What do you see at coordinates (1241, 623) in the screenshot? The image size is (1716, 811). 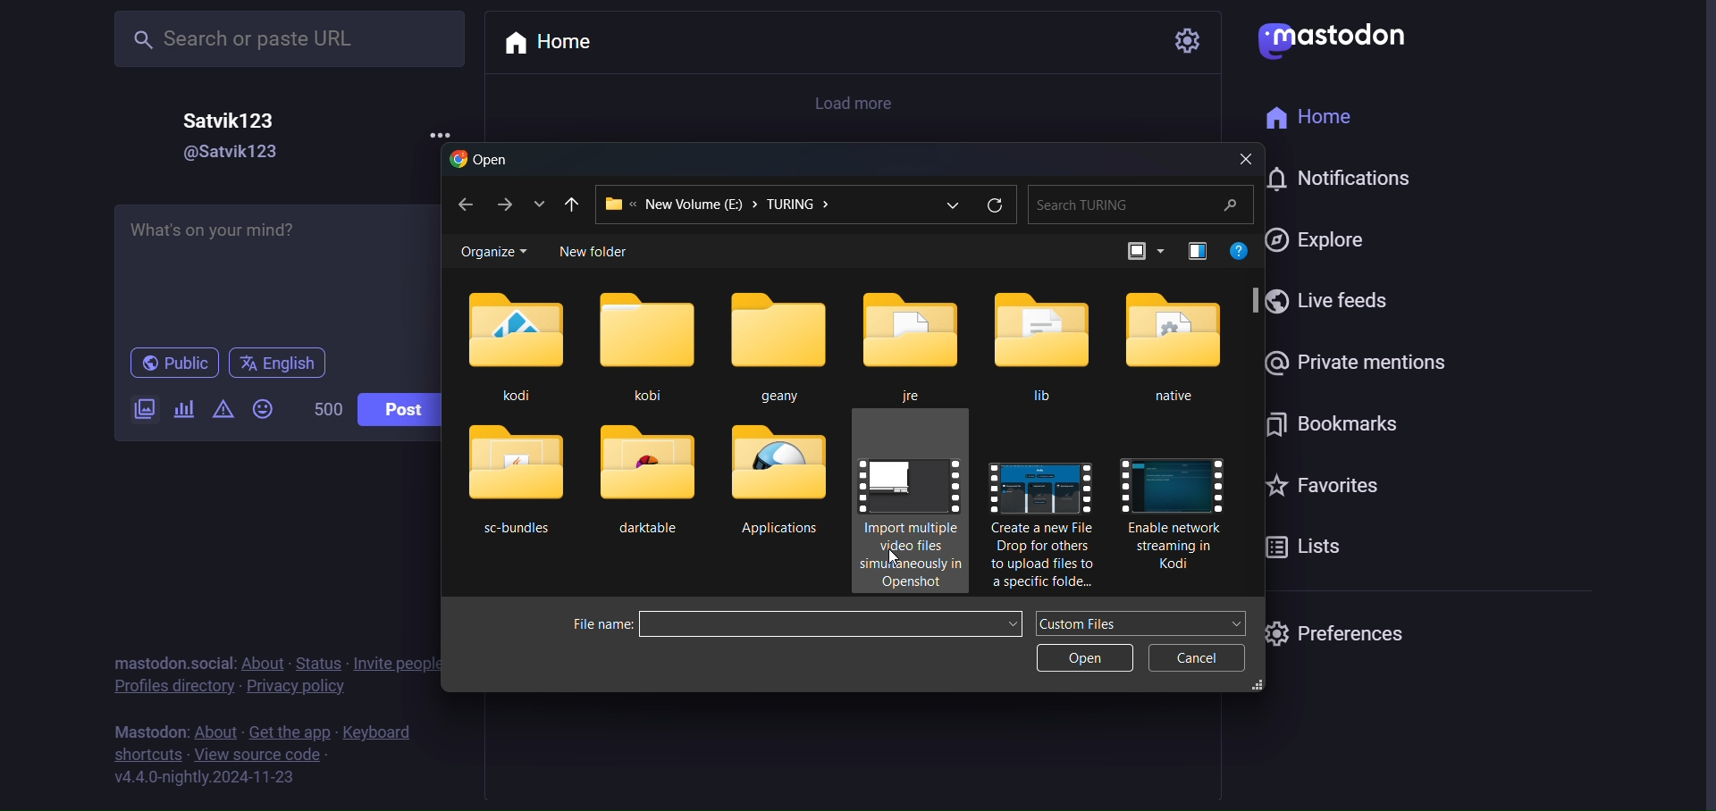 I see `dropdown` at bounding box center [1241, 623].